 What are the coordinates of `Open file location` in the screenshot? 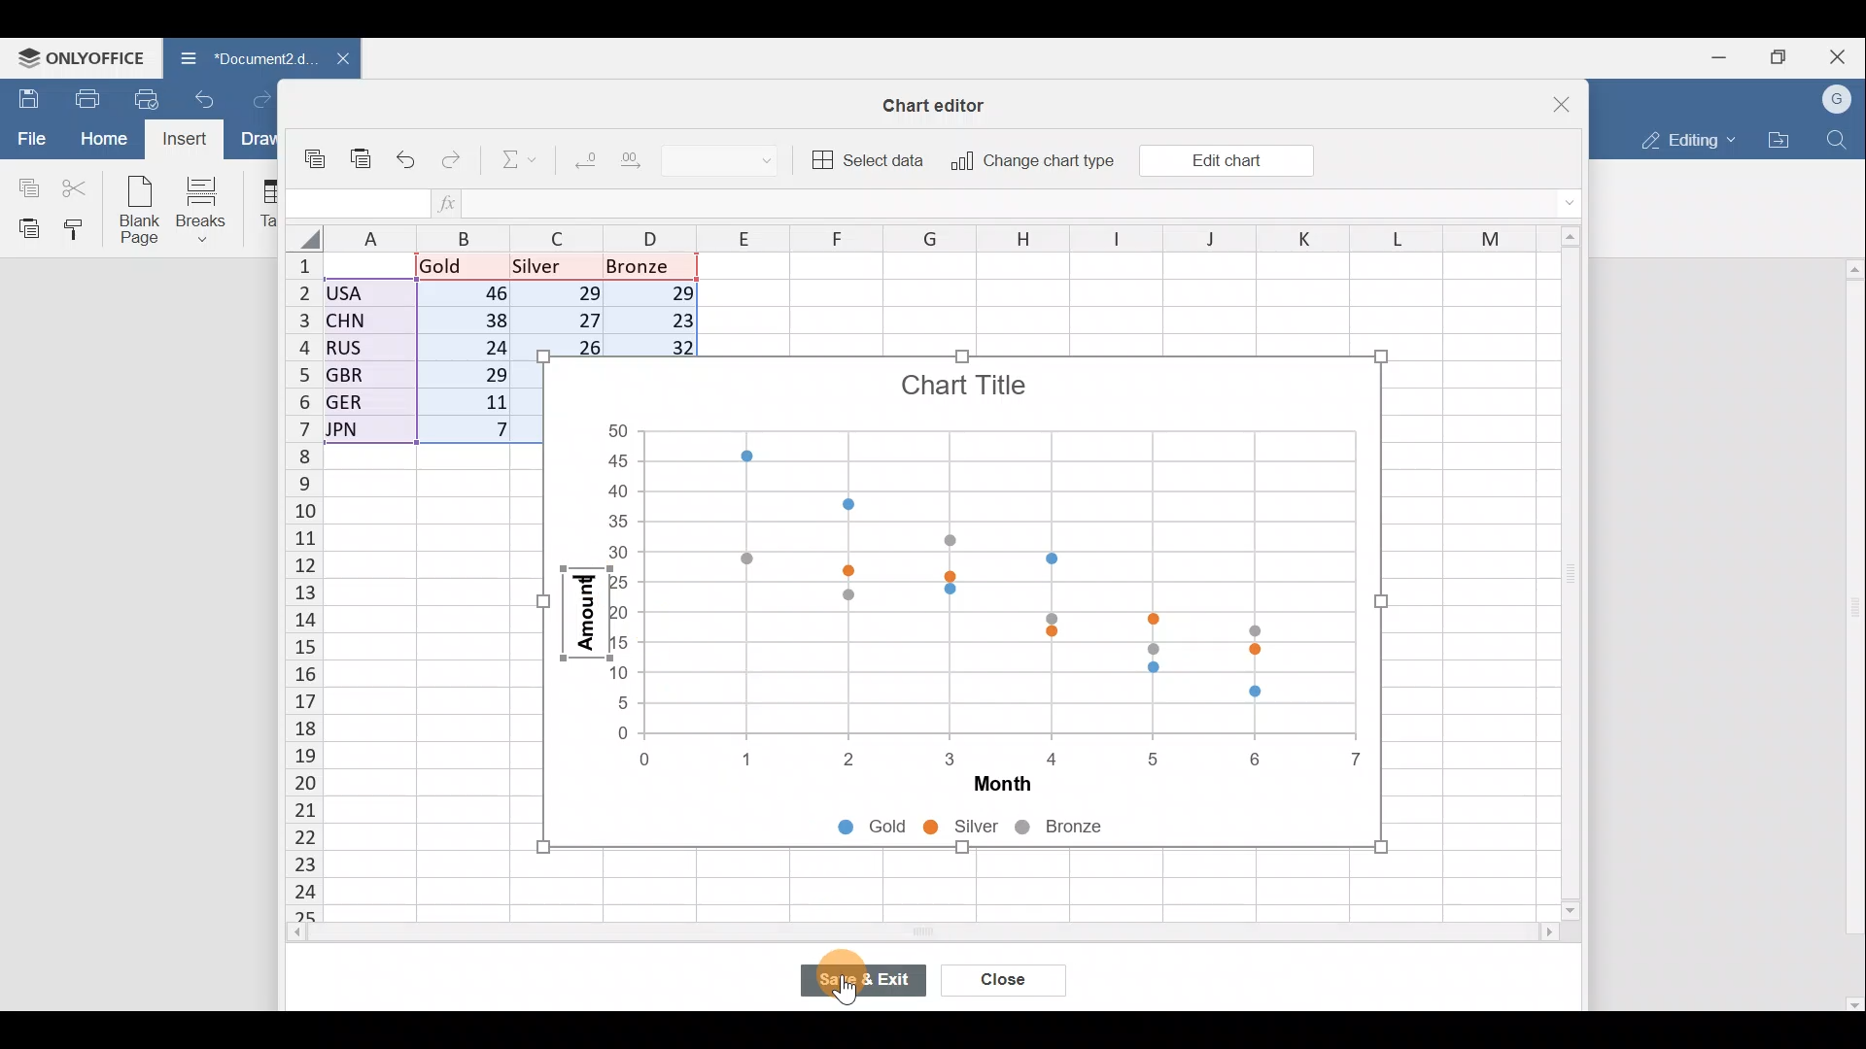 It's located at (1779, 139).